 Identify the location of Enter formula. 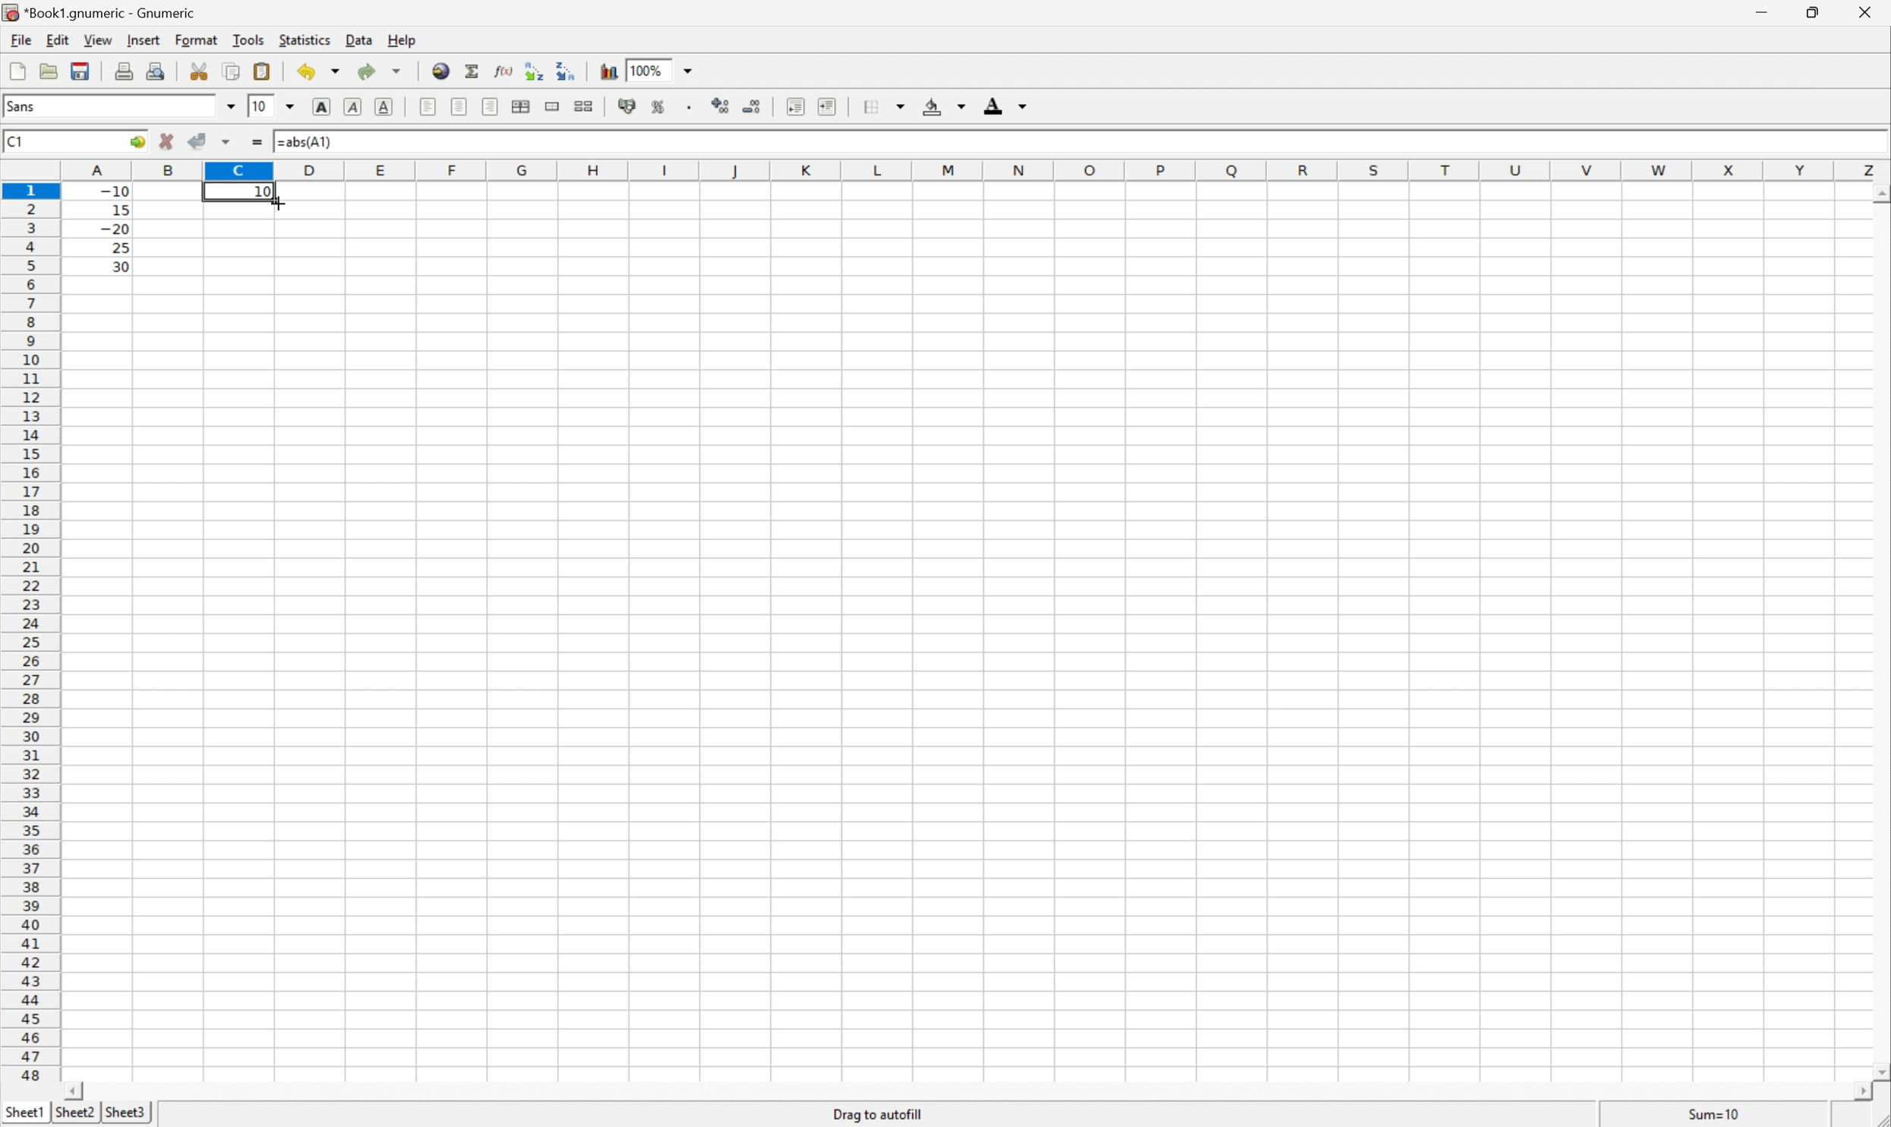
(260, 144).